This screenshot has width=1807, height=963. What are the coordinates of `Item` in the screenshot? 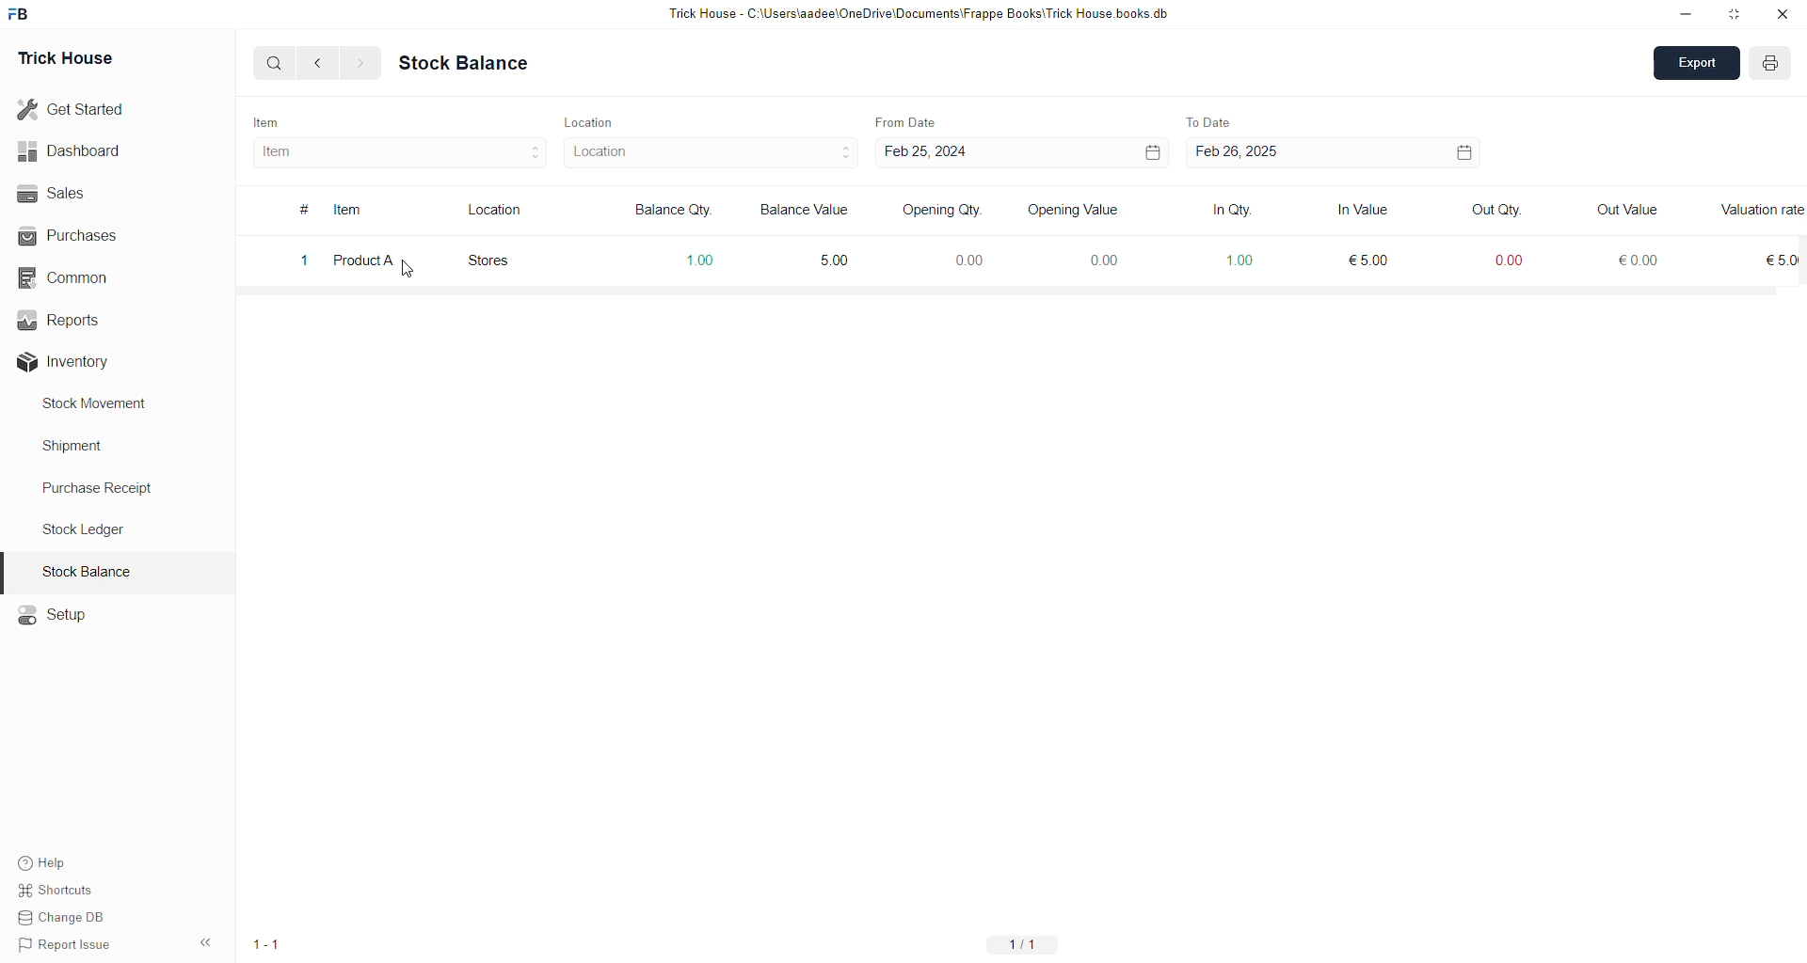 It's located at (264, 120).